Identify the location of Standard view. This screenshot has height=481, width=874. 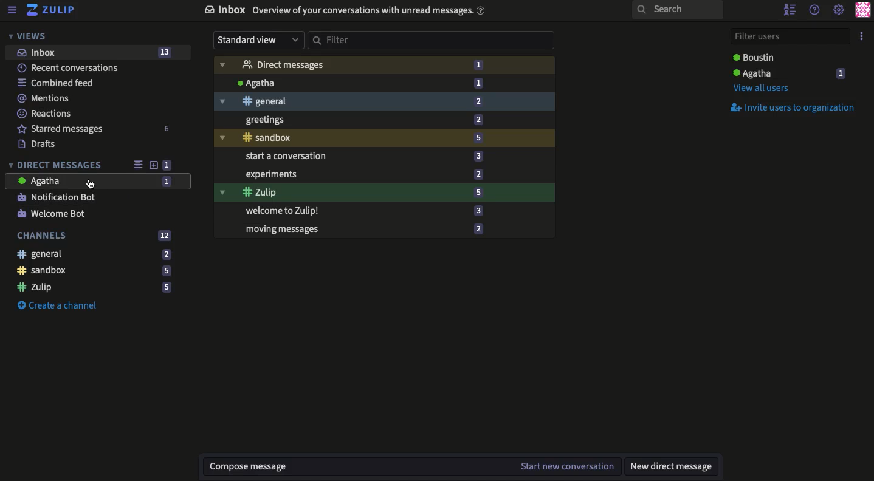
(258, 40).